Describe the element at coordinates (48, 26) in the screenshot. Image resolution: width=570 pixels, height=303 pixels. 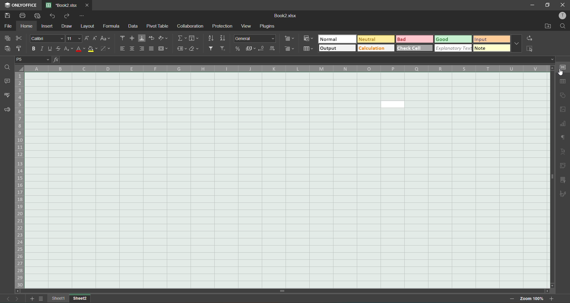
I see `insert` at that location.